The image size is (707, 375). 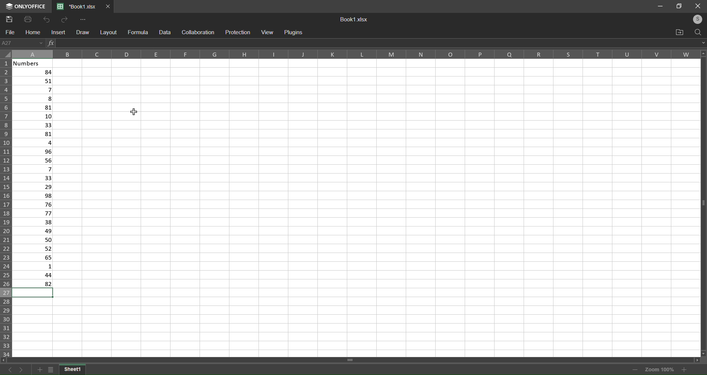 What do you see at coordinates (699, 6) in the screenshot?
I see `close` at bounding box center [699, 6].